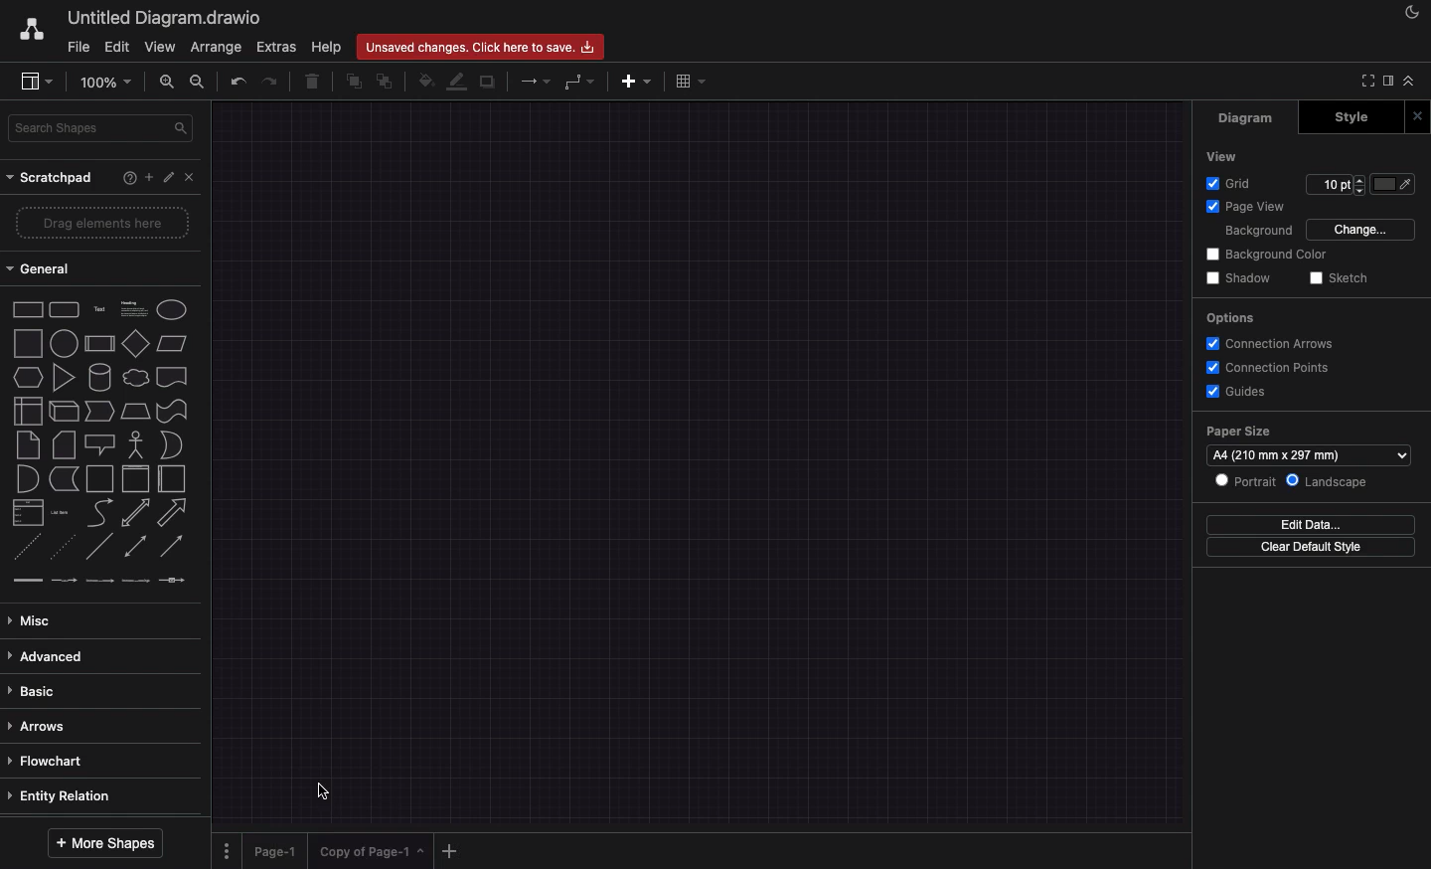  I want to click on paper size, so click(1240, 432).